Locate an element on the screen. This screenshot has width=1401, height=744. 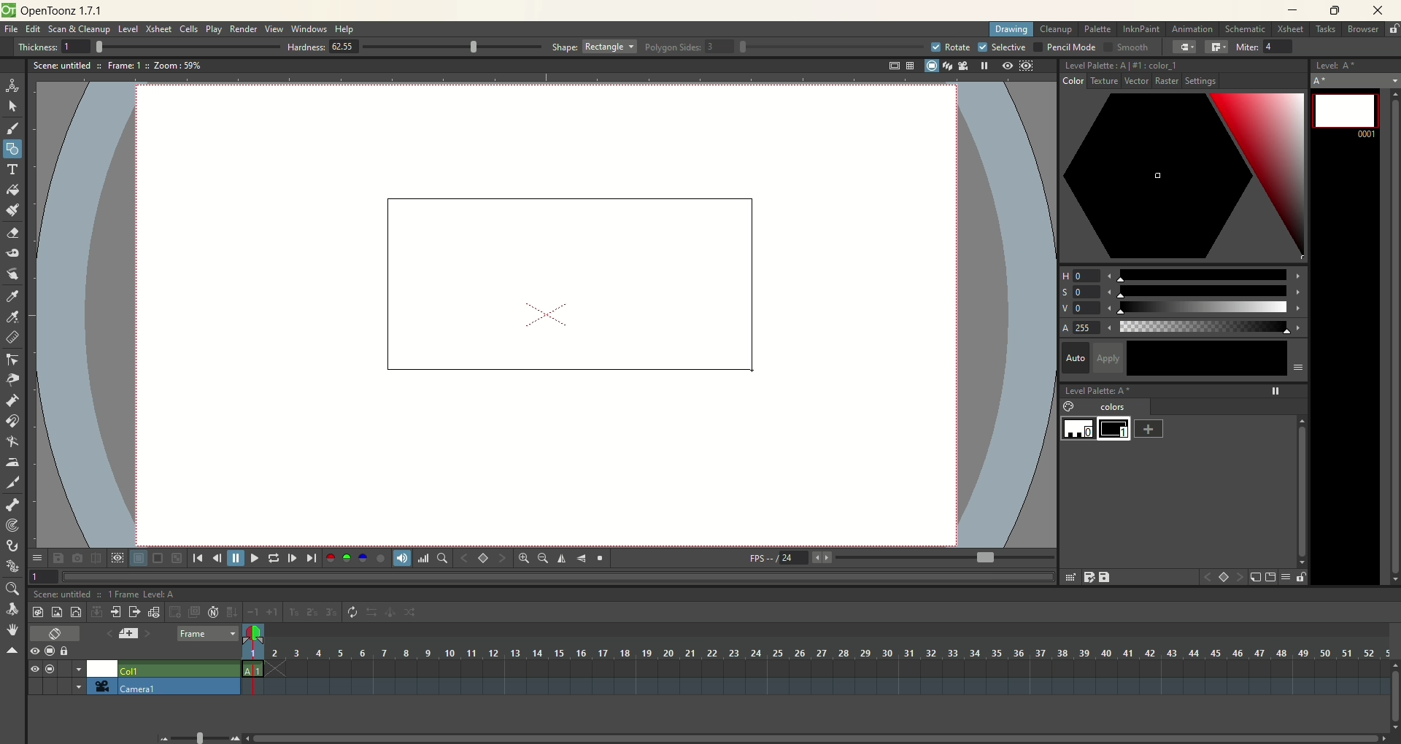
cursor is located at coordinates (758, 370).